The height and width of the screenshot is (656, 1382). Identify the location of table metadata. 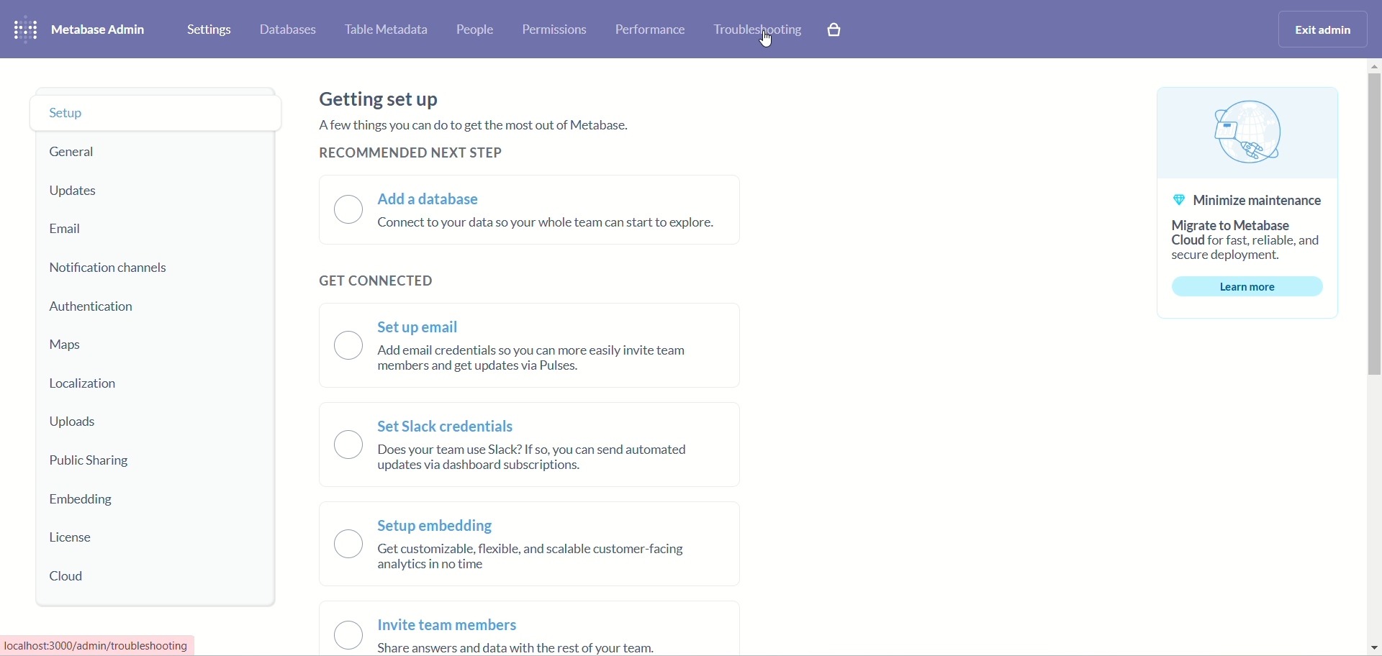
(386, 32).